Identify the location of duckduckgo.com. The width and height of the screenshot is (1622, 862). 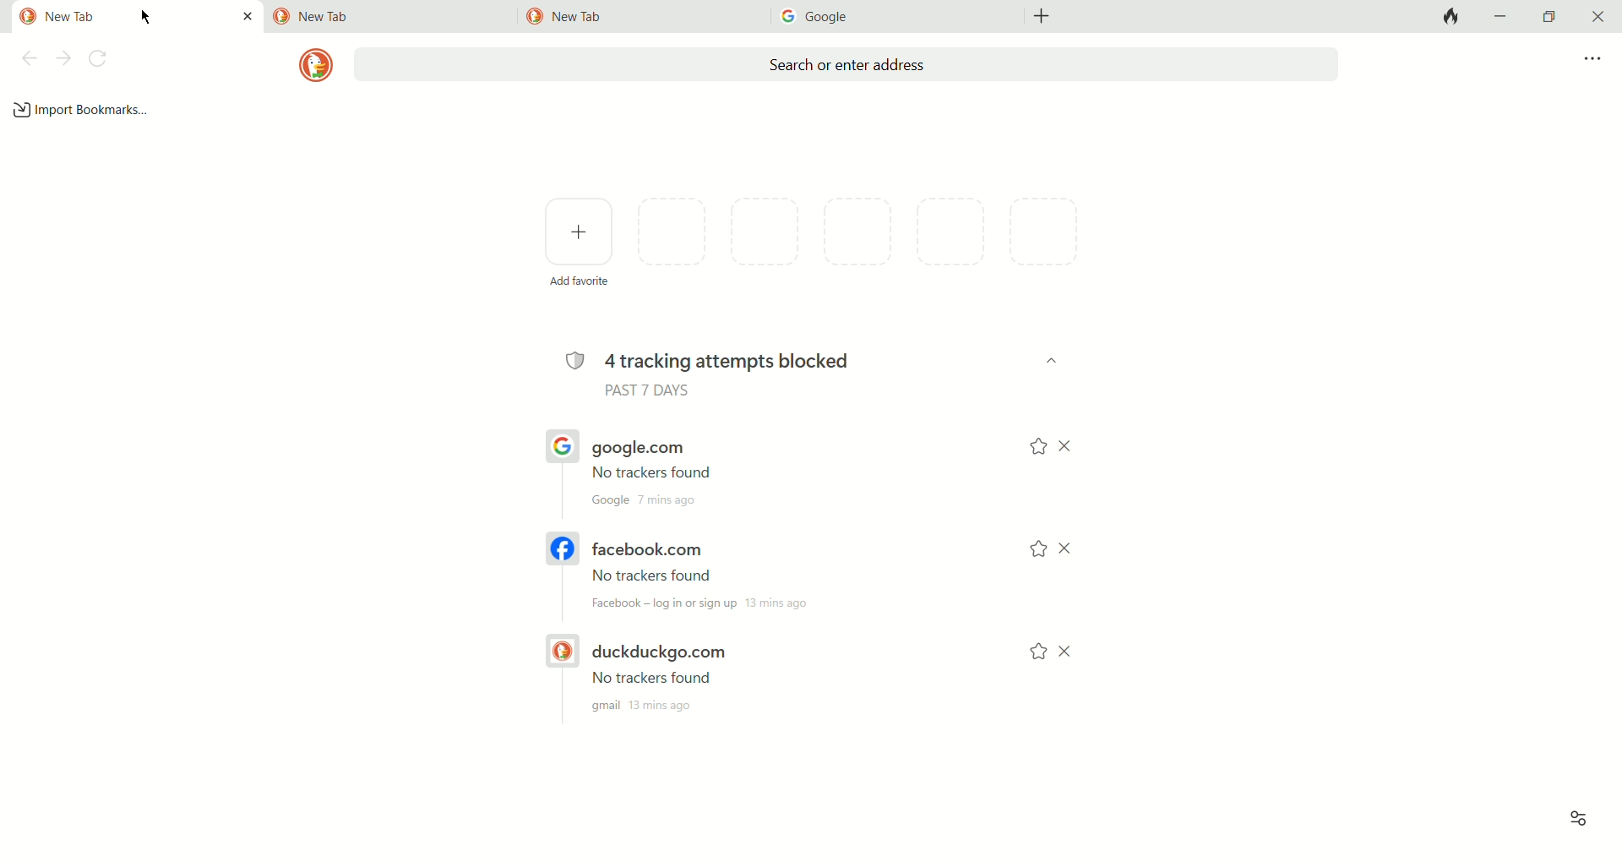
(683, 674).